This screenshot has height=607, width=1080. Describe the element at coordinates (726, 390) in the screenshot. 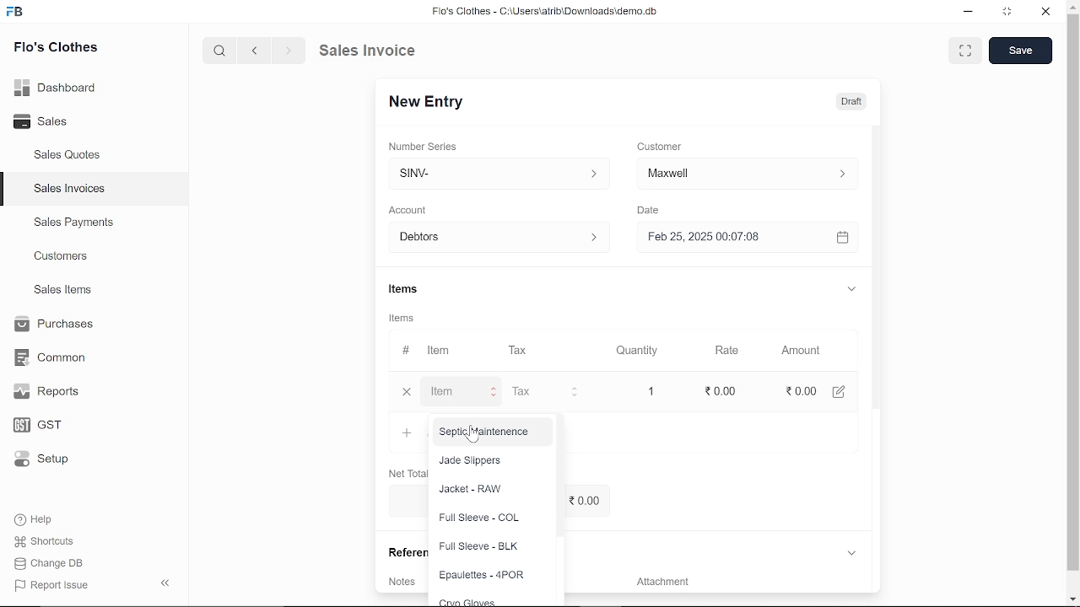

I see `edit rate` at that location.